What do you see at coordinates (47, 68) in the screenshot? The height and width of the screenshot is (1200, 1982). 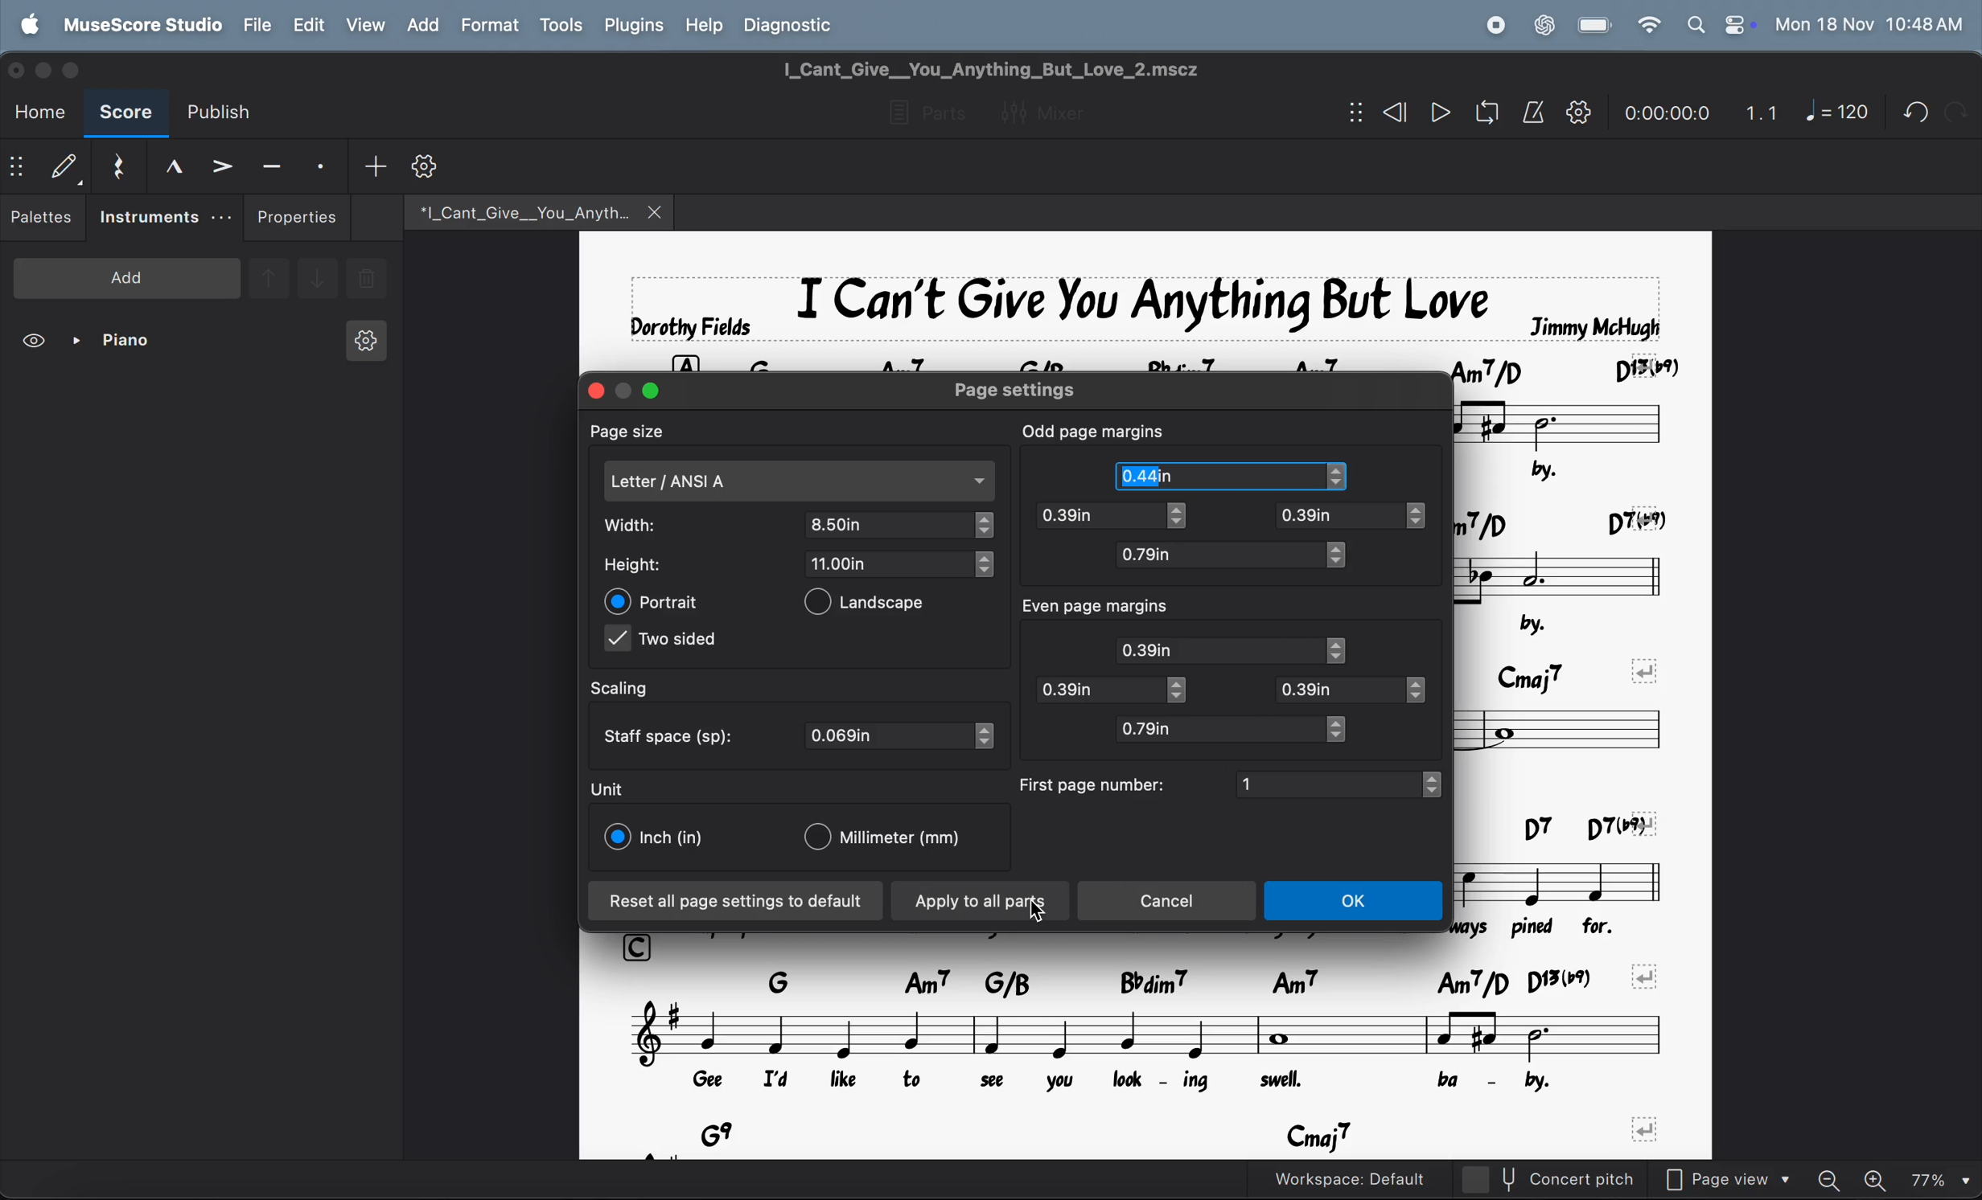 I see `minimize` at bounding box center [47, 68].